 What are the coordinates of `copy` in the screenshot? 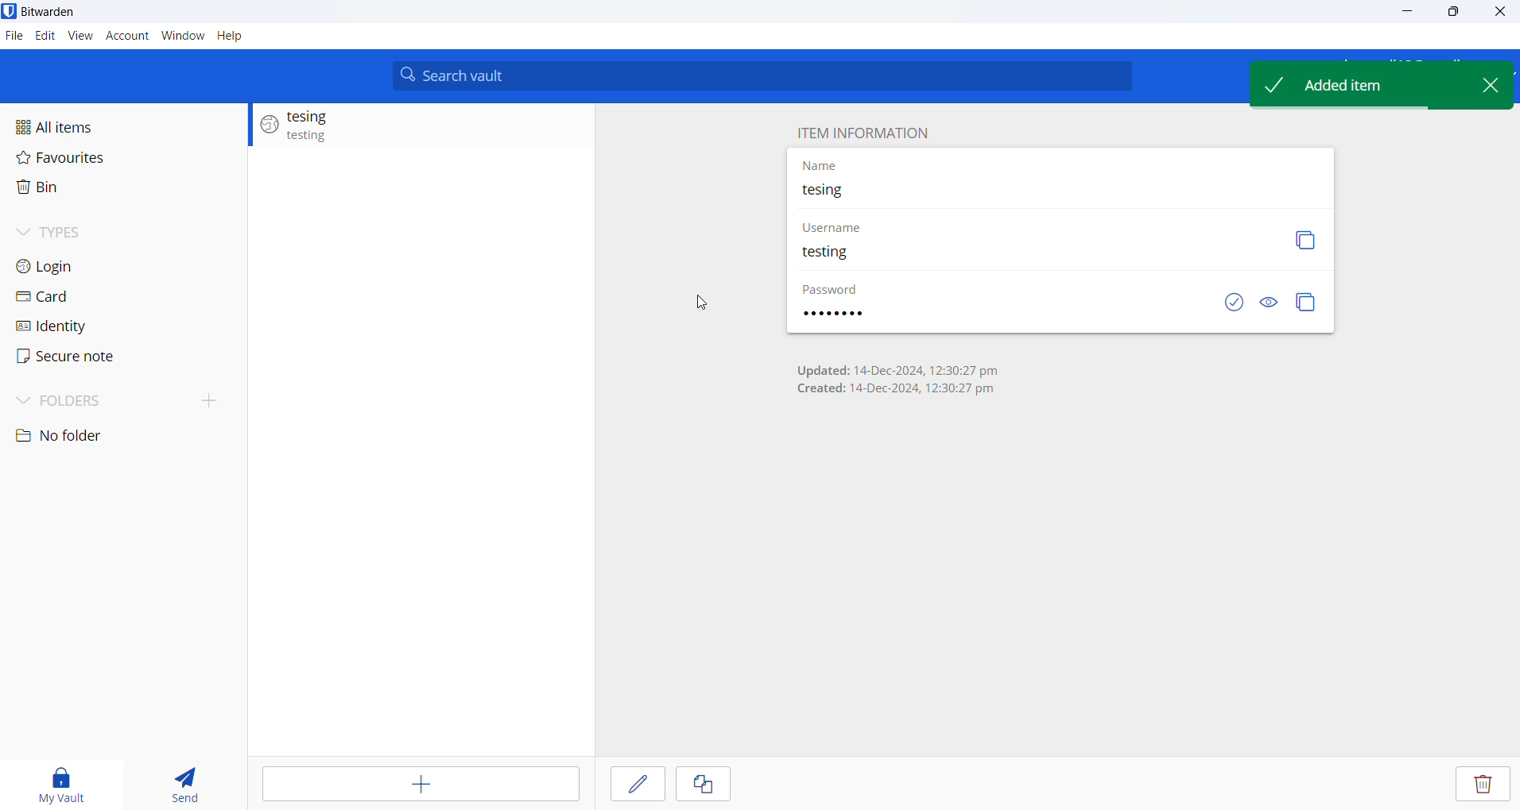 It's located at (703, 785).